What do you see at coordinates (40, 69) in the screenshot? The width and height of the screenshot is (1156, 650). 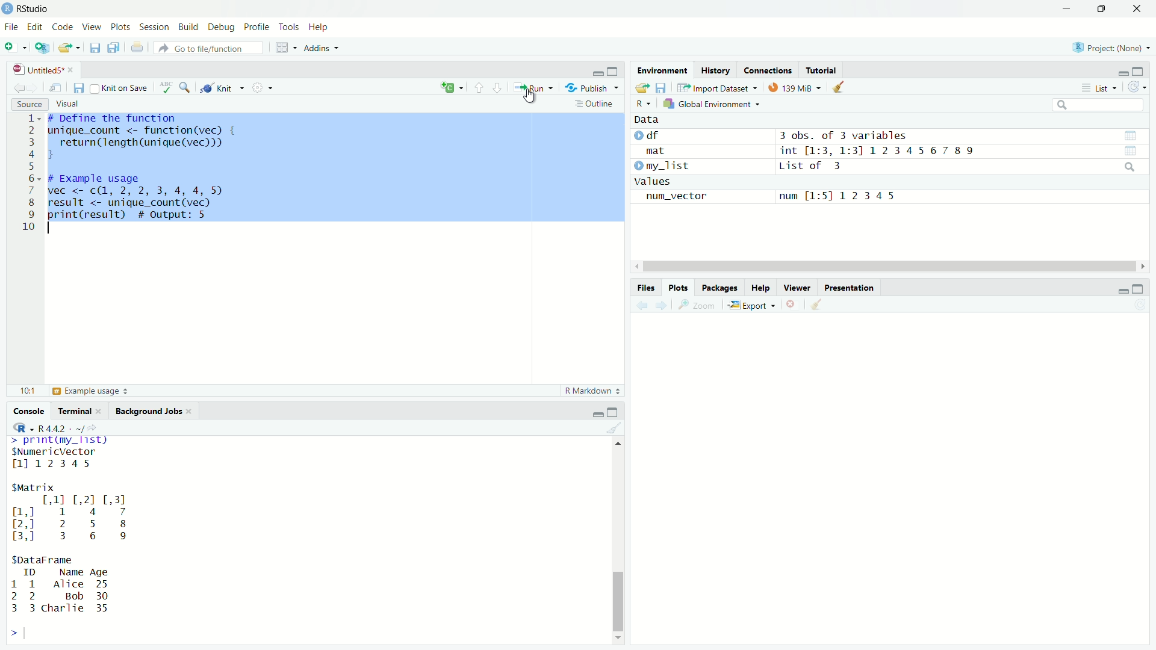 I see `untitled5` at bounding box center [40, 69].